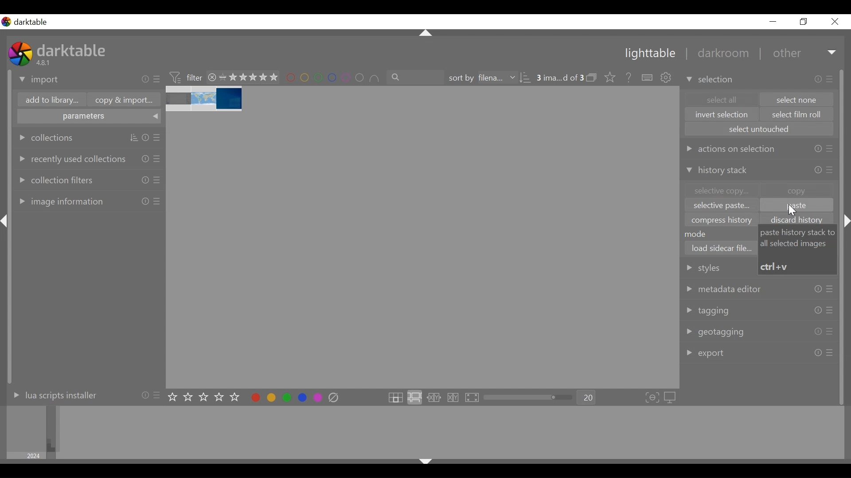 This screenshot has width=851, height=478. What do you see at coordinates (716, 267) in the screenshot?
I see `style` at bounding box center [716, 267].